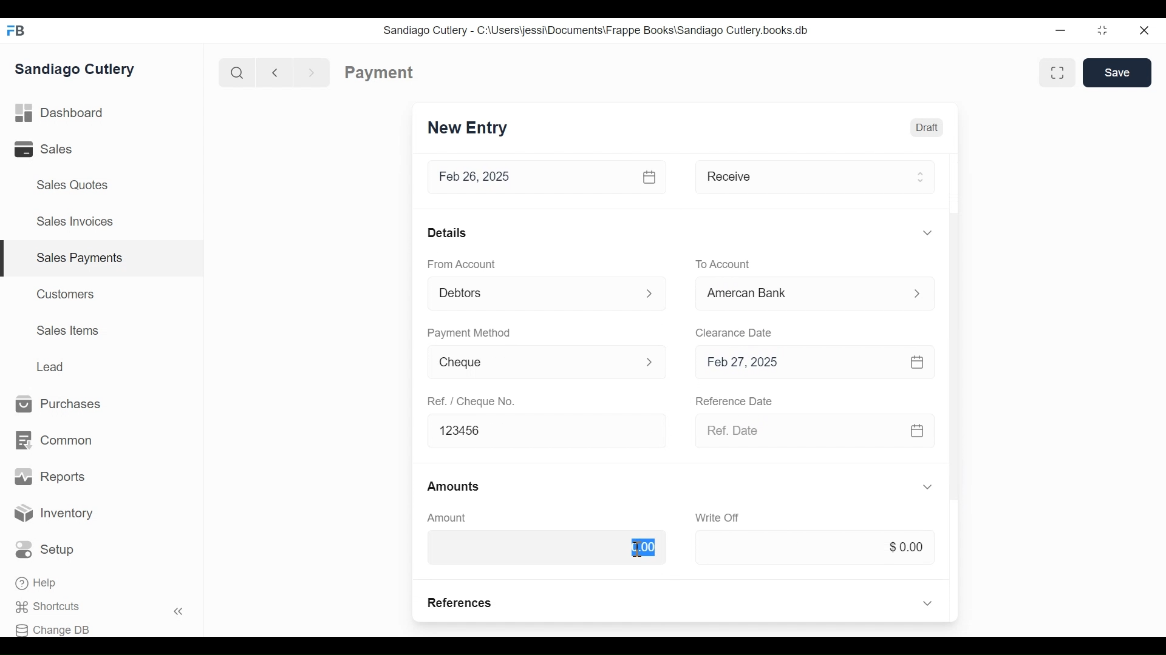  What do you see at coordinates (38, 584) in the screenshot?
I see `Help` at bounding box center [38, 584].